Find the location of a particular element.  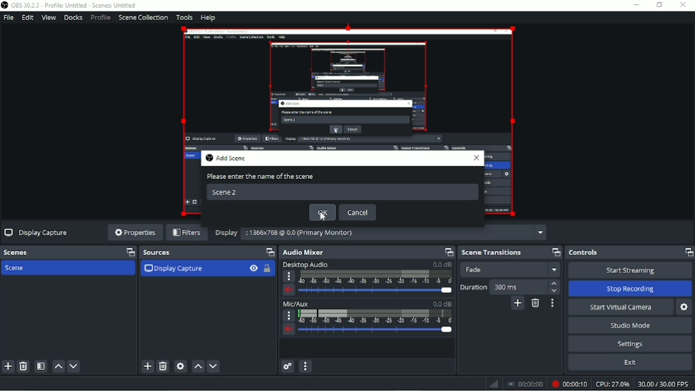

CPU: 20.8% is located at coordinates (612, 384).